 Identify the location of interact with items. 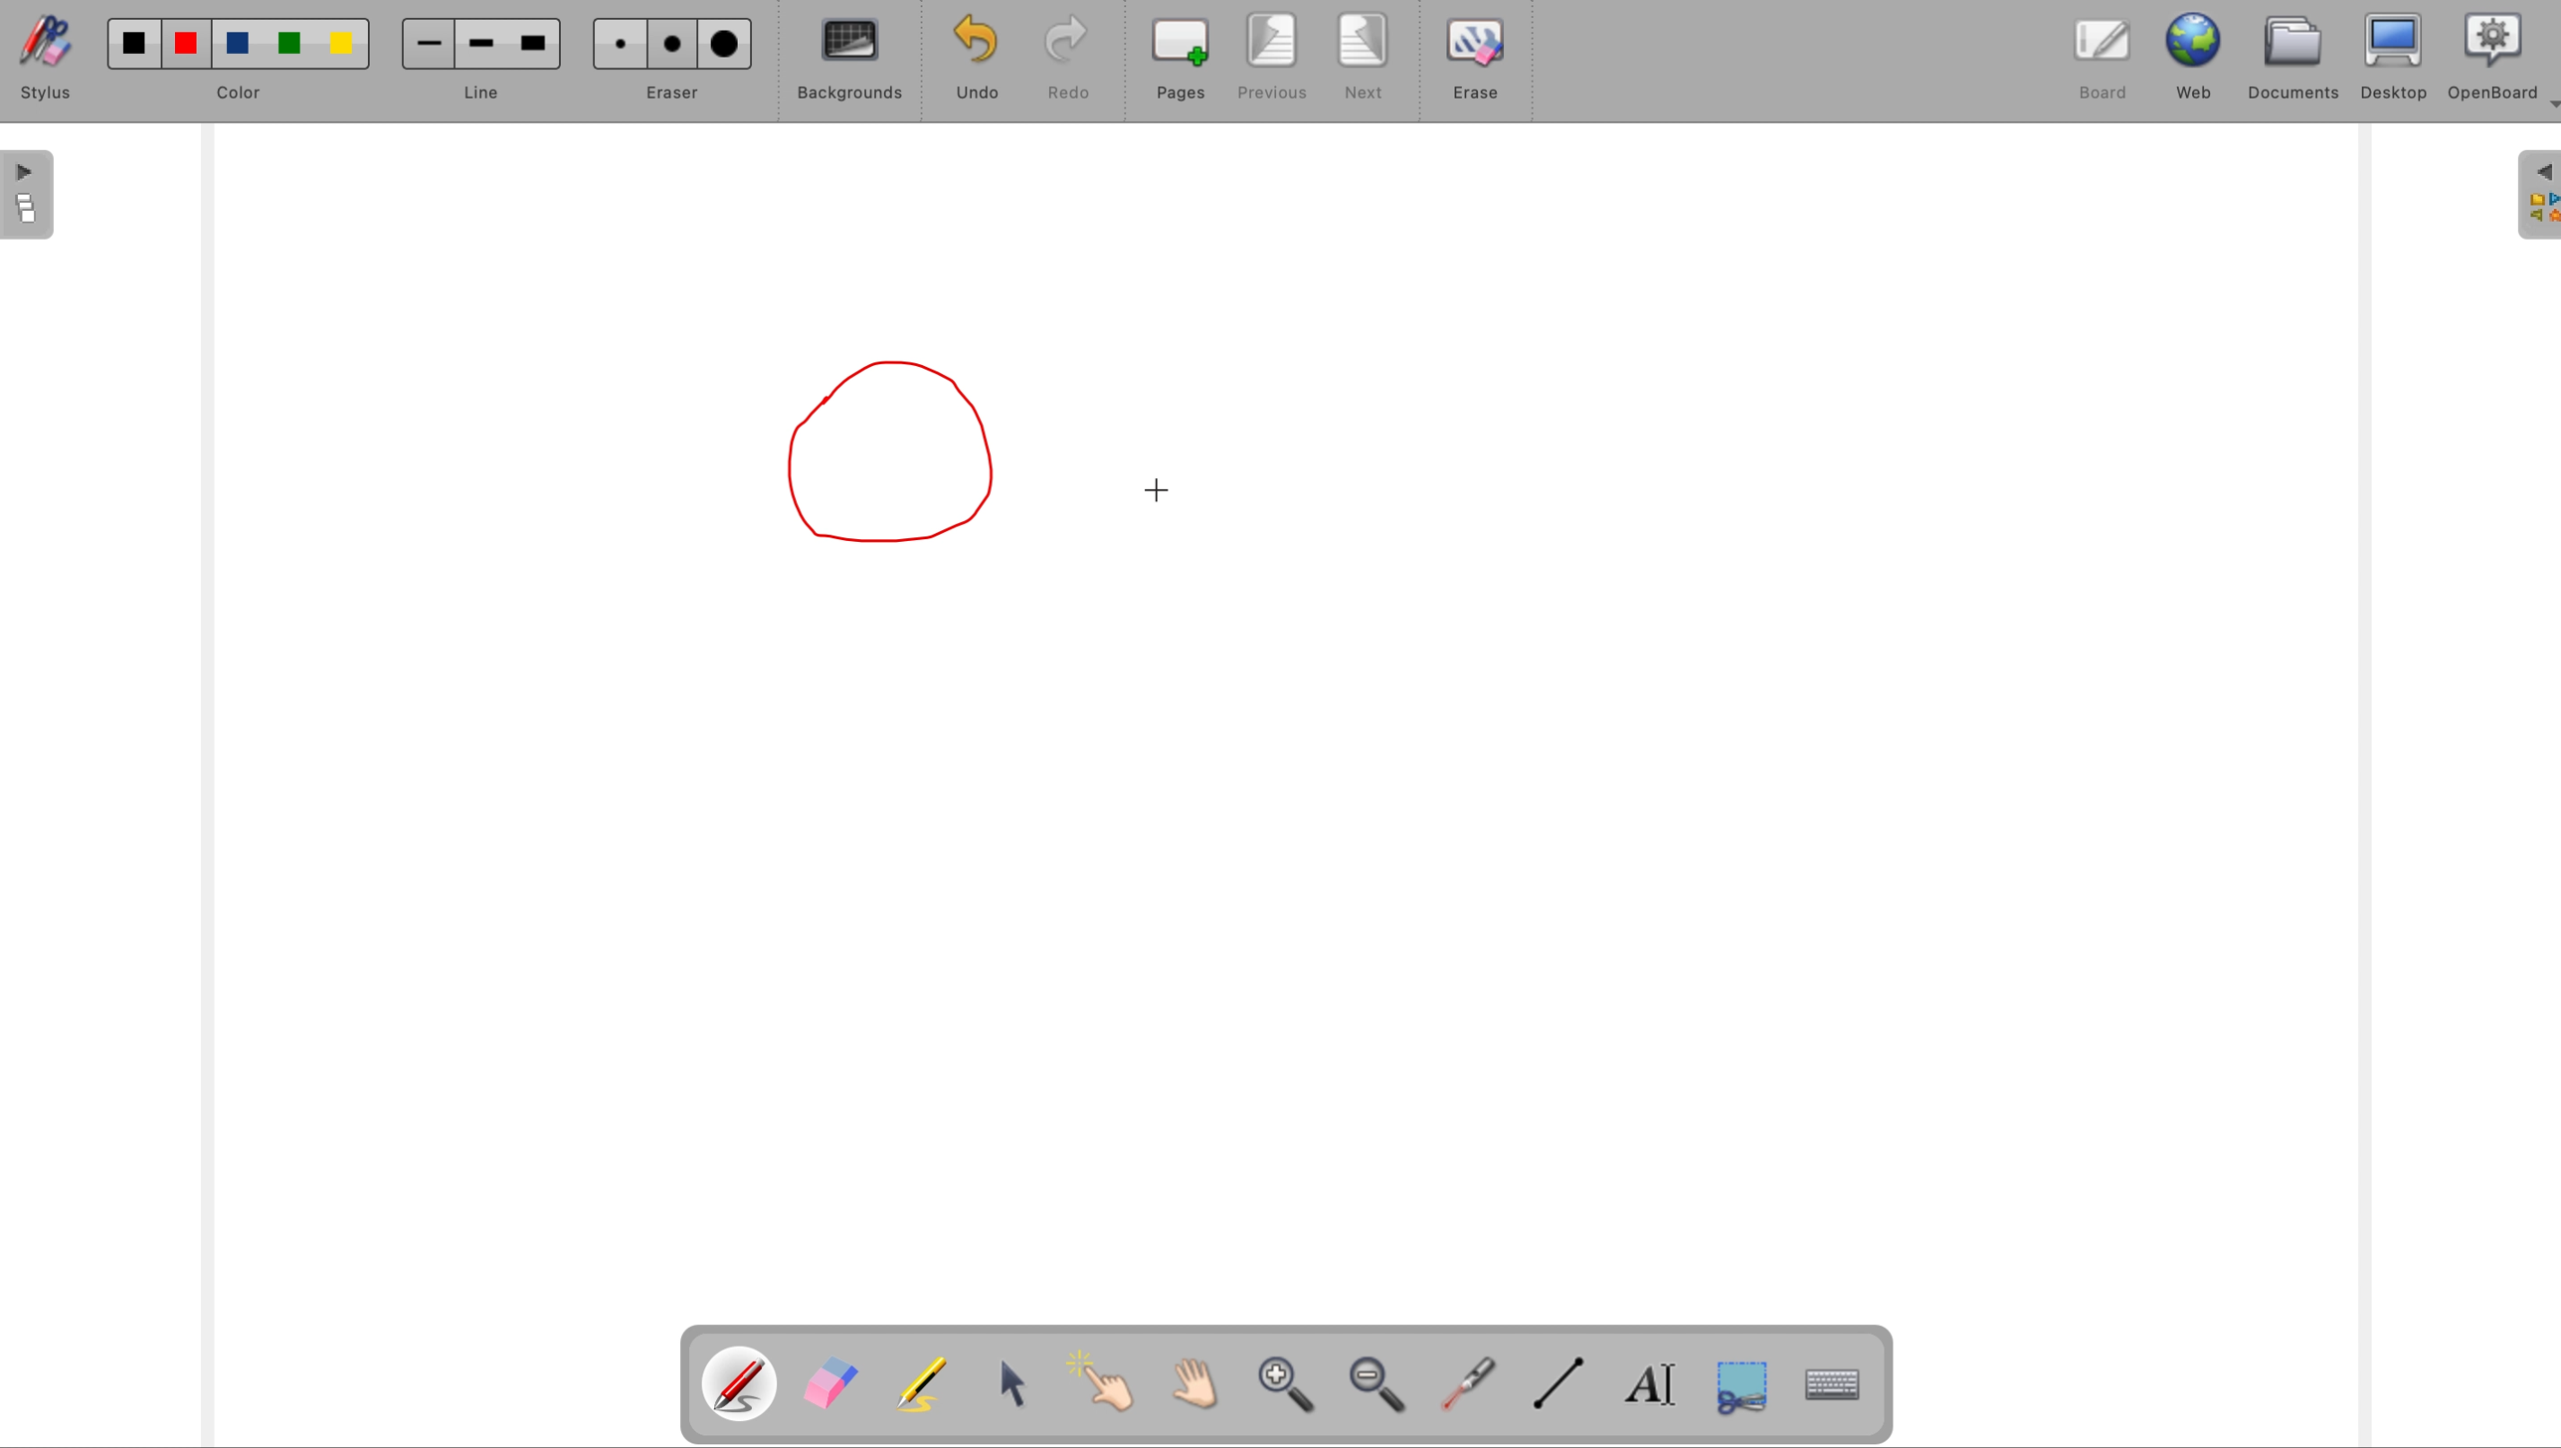
(1102, 1385).